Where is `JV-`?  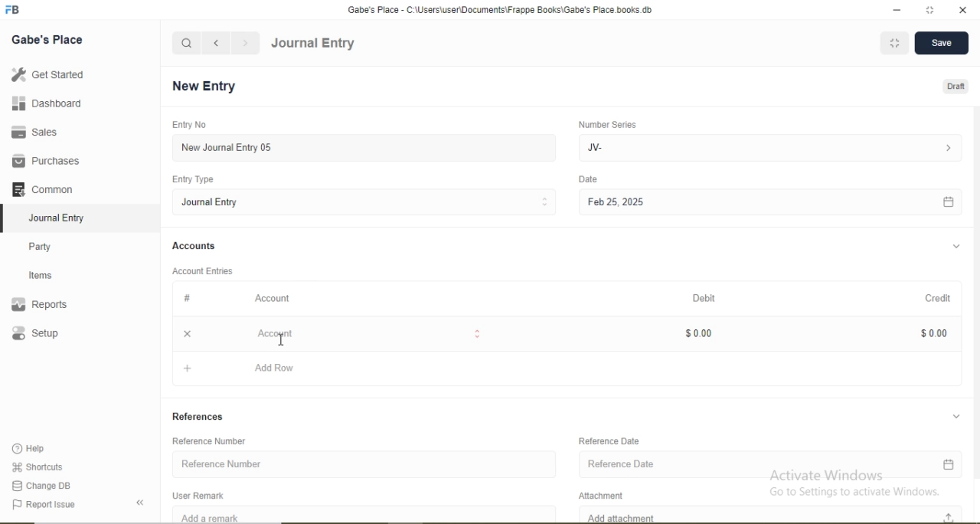
JV- is located at coordinates (768, 146).